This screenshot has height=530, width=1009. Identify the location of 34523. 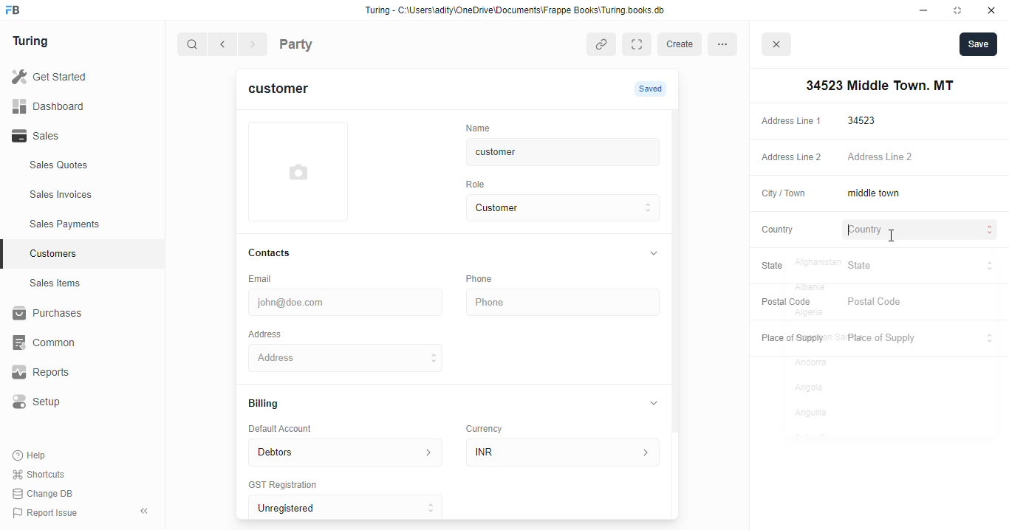
(923, 120).